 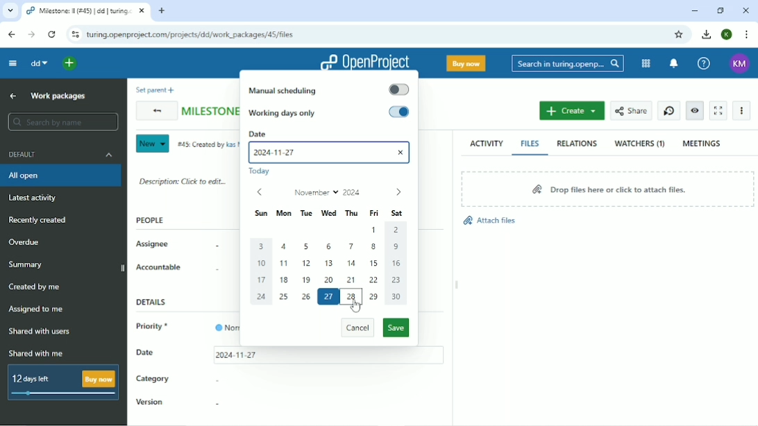 What do you see at coordinates (286, 90) in the screenshot?
I see `Manual scheduling` at bounding box center [286, 90].